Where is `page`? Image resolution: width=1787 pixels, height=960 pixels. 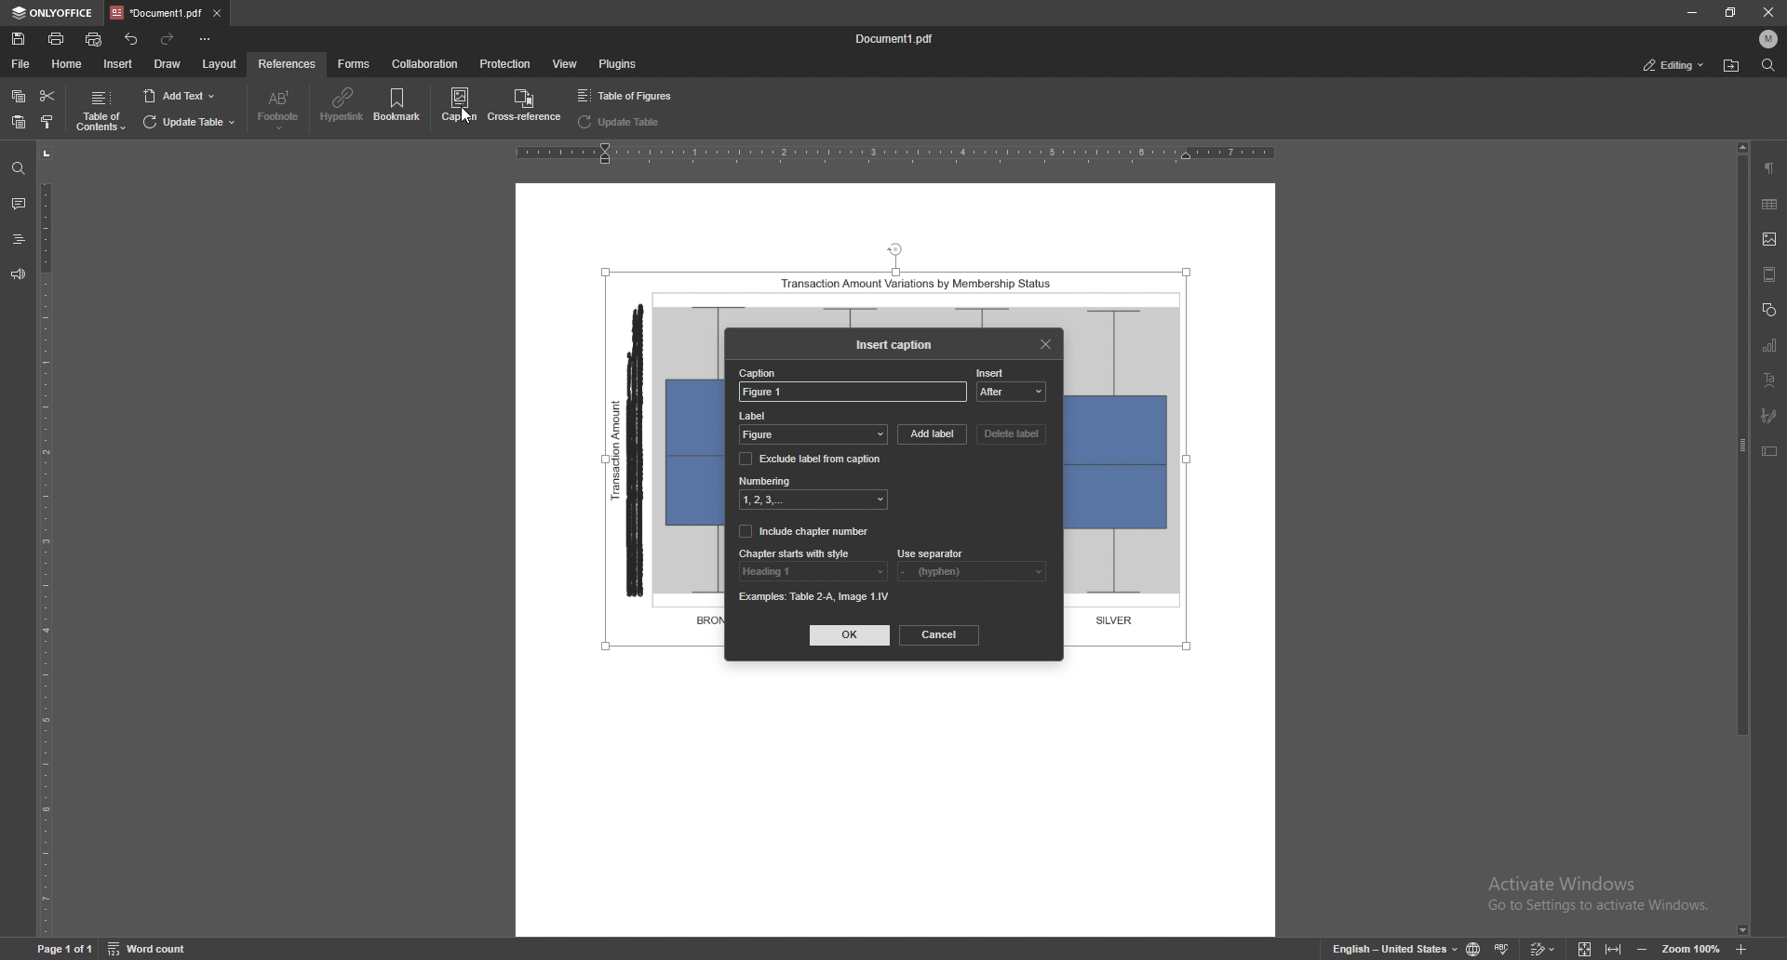 page is located at coordinates (63, 947).